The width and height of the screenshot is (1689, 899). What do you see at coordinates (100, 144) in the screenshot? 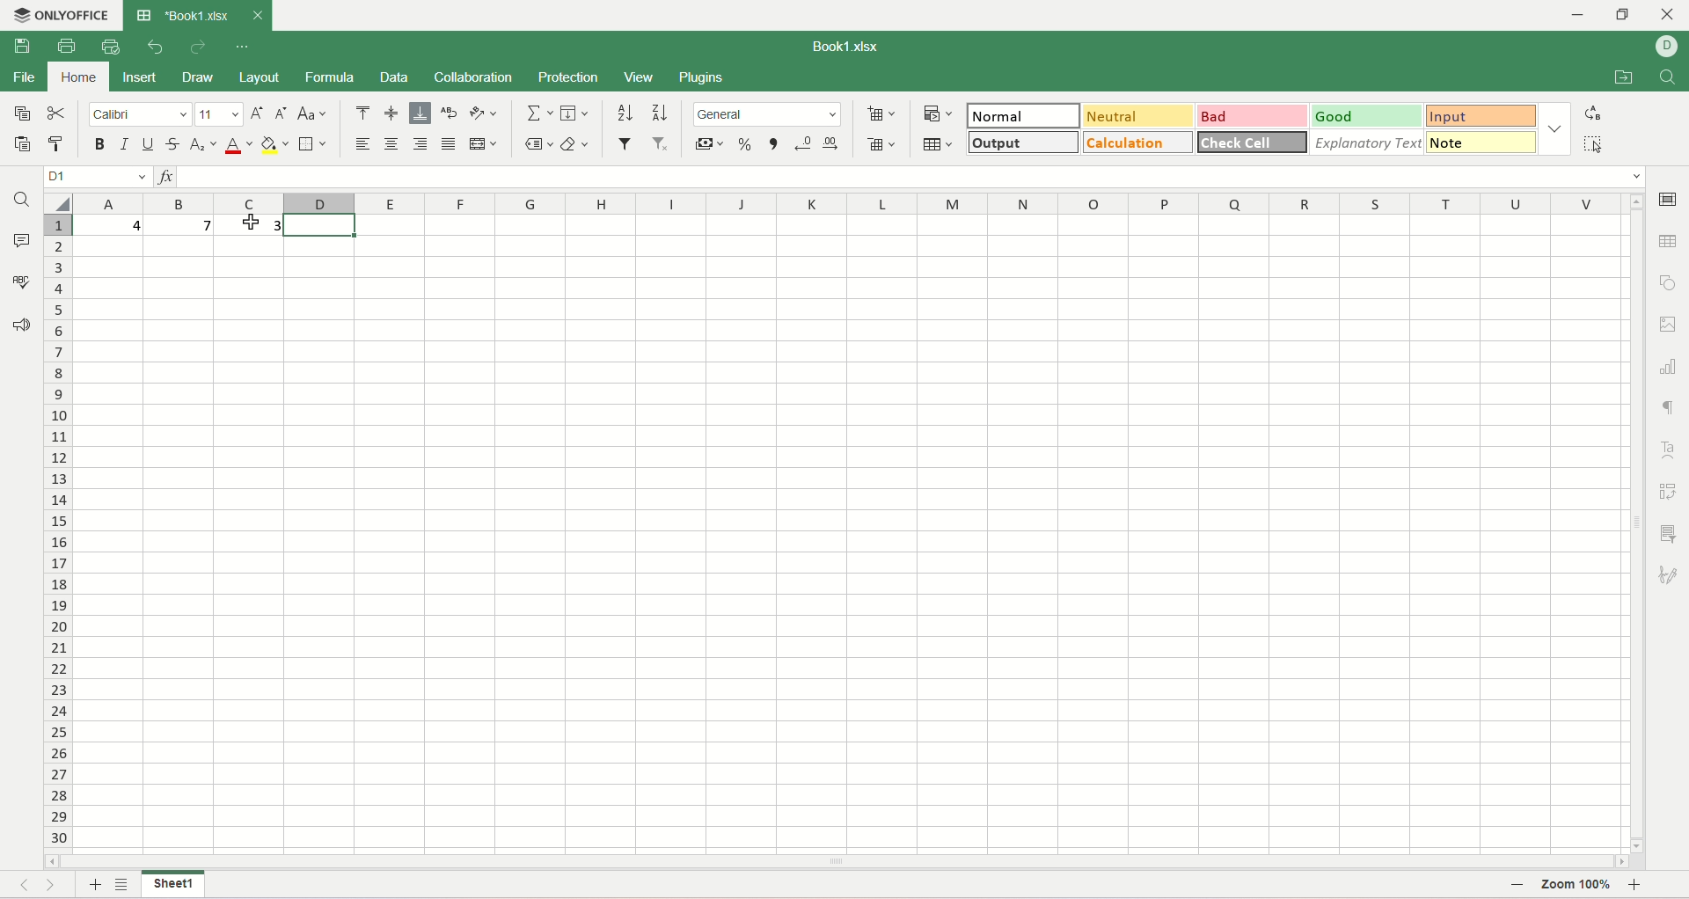
I see `bold` at bounding box center [100, 144].